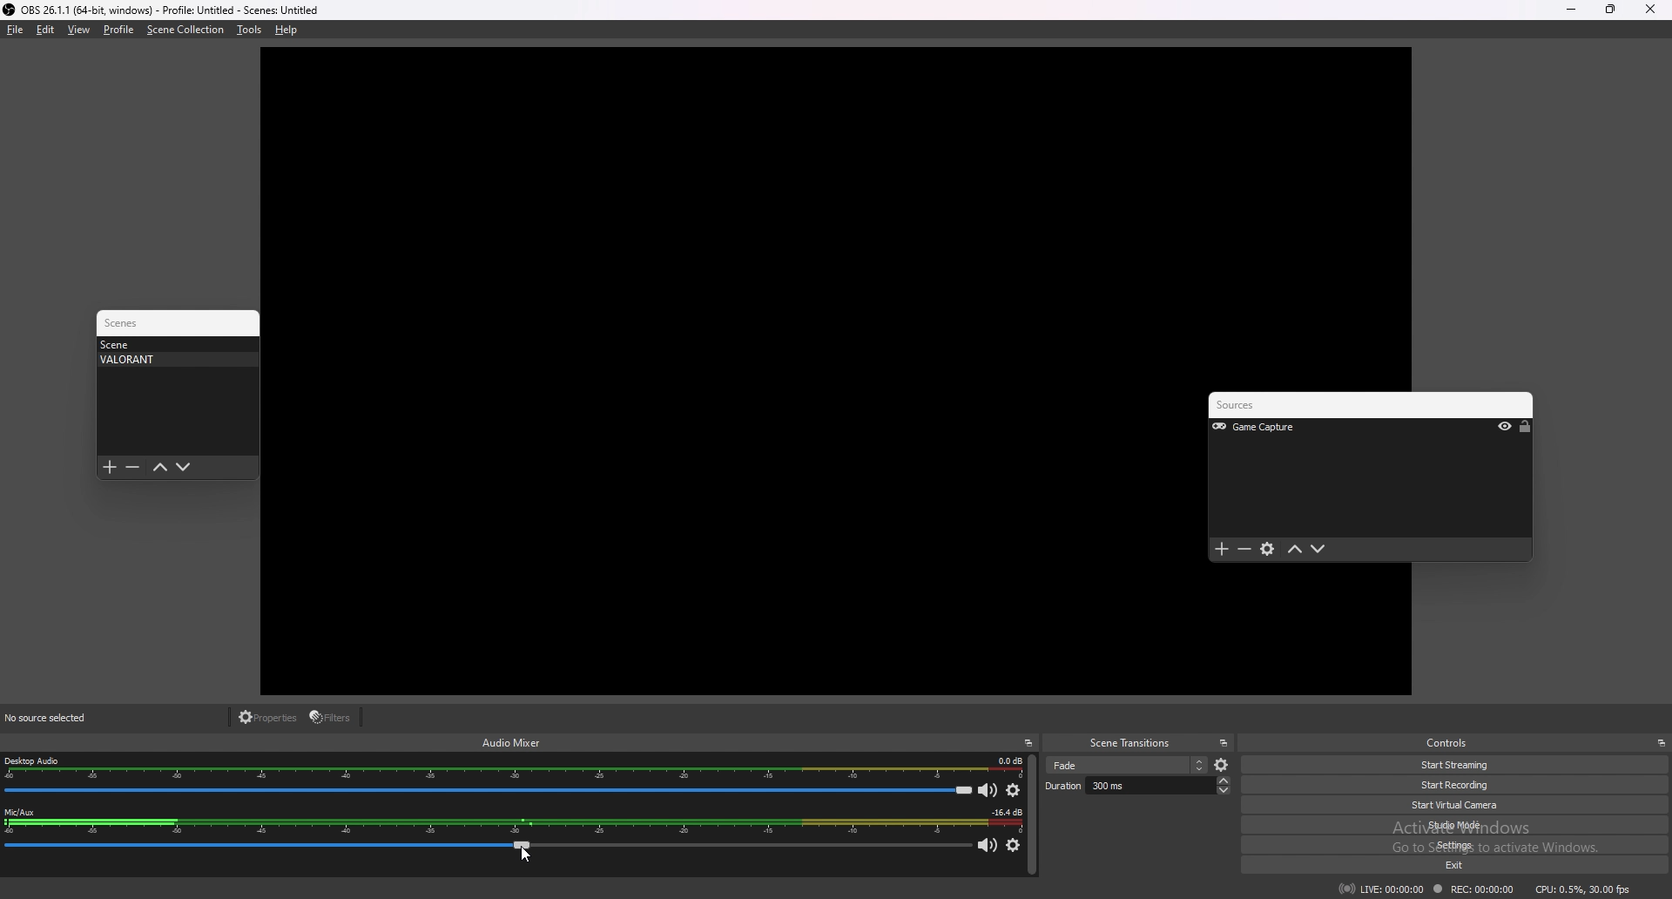 This screenshot has width=1672, height=899. What do you see at coordinates (45, 30) in the screenshot?
I see `edit` at bounding box center [45, 30].